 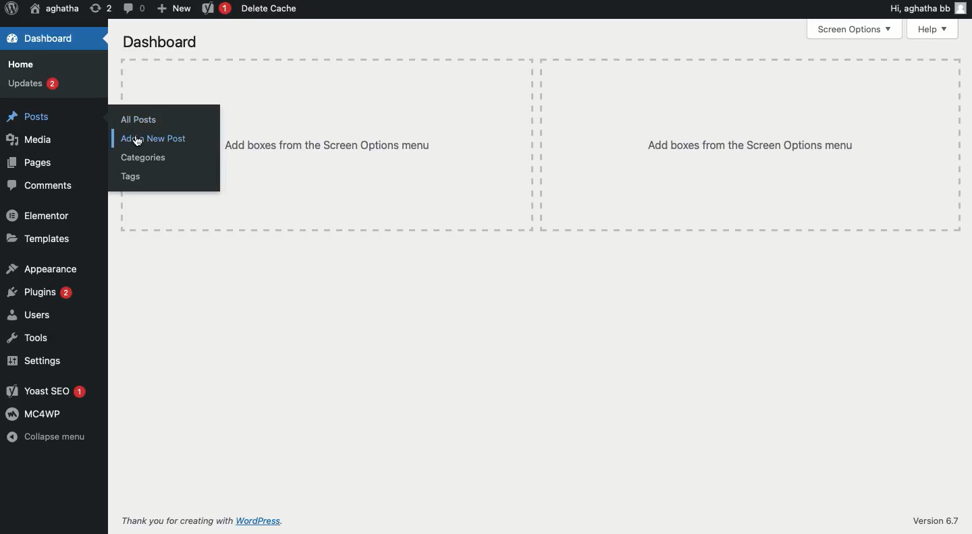 I want to click on Yoast, so click(x=216, y=9).